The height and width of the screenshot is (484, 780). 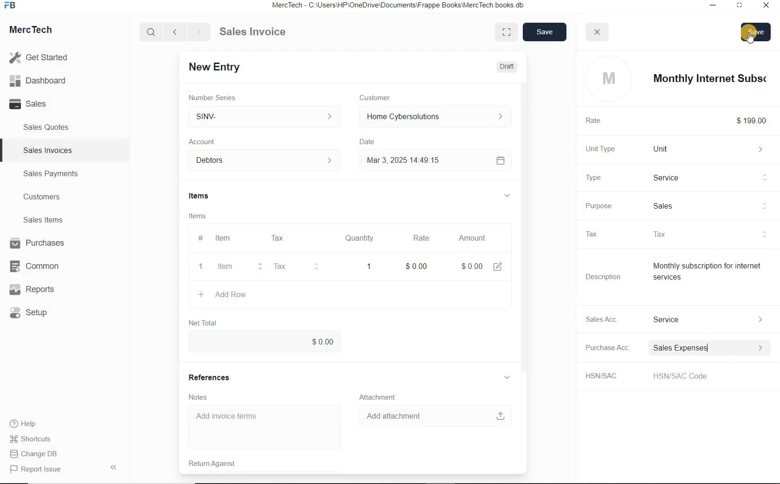 I want to click on $0.00, so click(x=265, y=342).